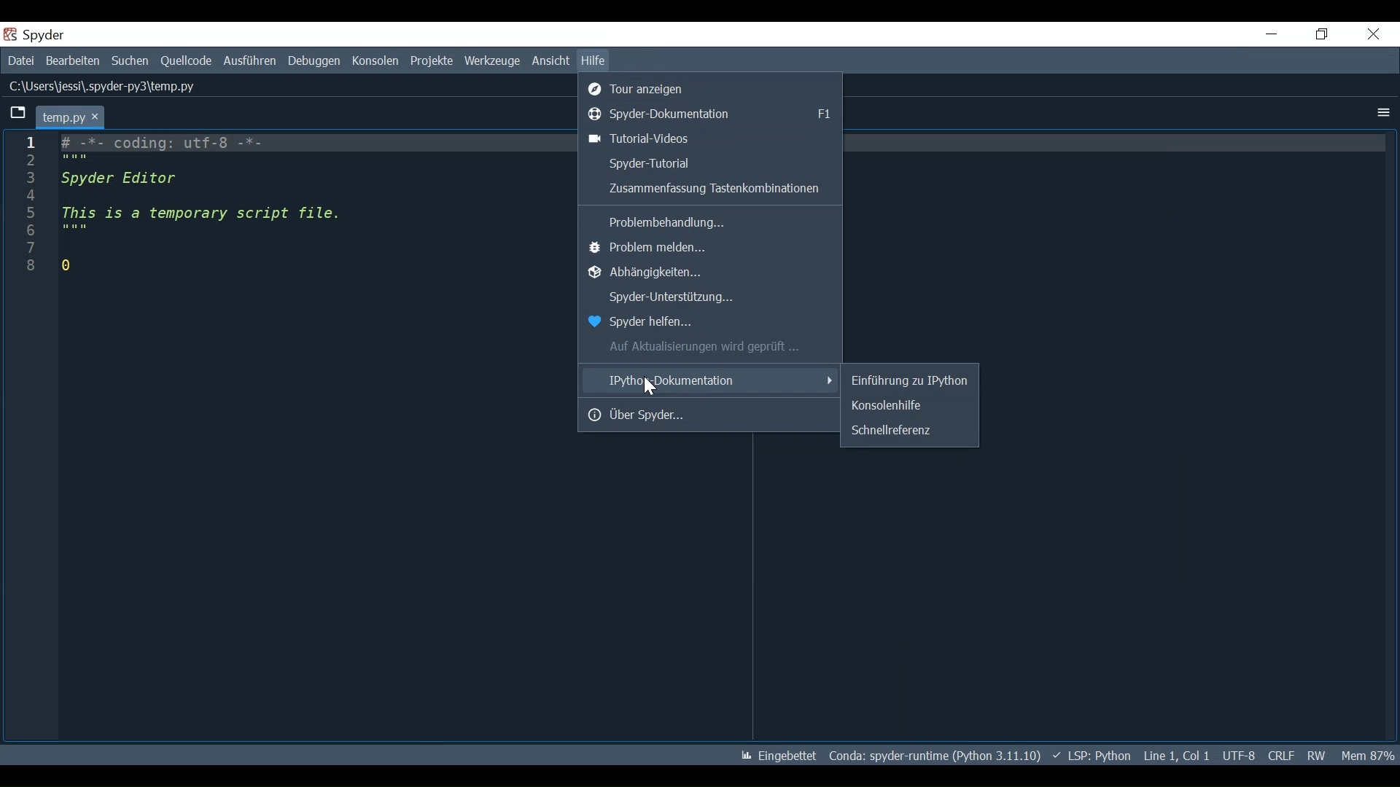 Image resolution: width=1400 pixels, height=787 pixels. I want to click on Edit, so click(71, 61).